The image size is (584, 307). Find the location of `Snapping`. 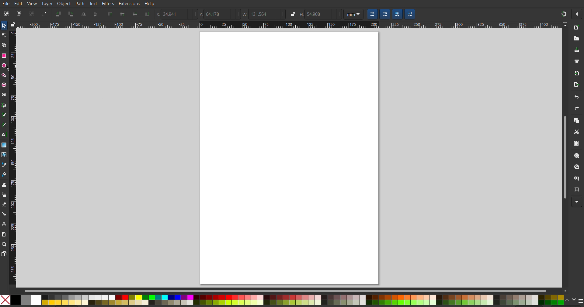

Snapping is located at coordinates (562, 14).